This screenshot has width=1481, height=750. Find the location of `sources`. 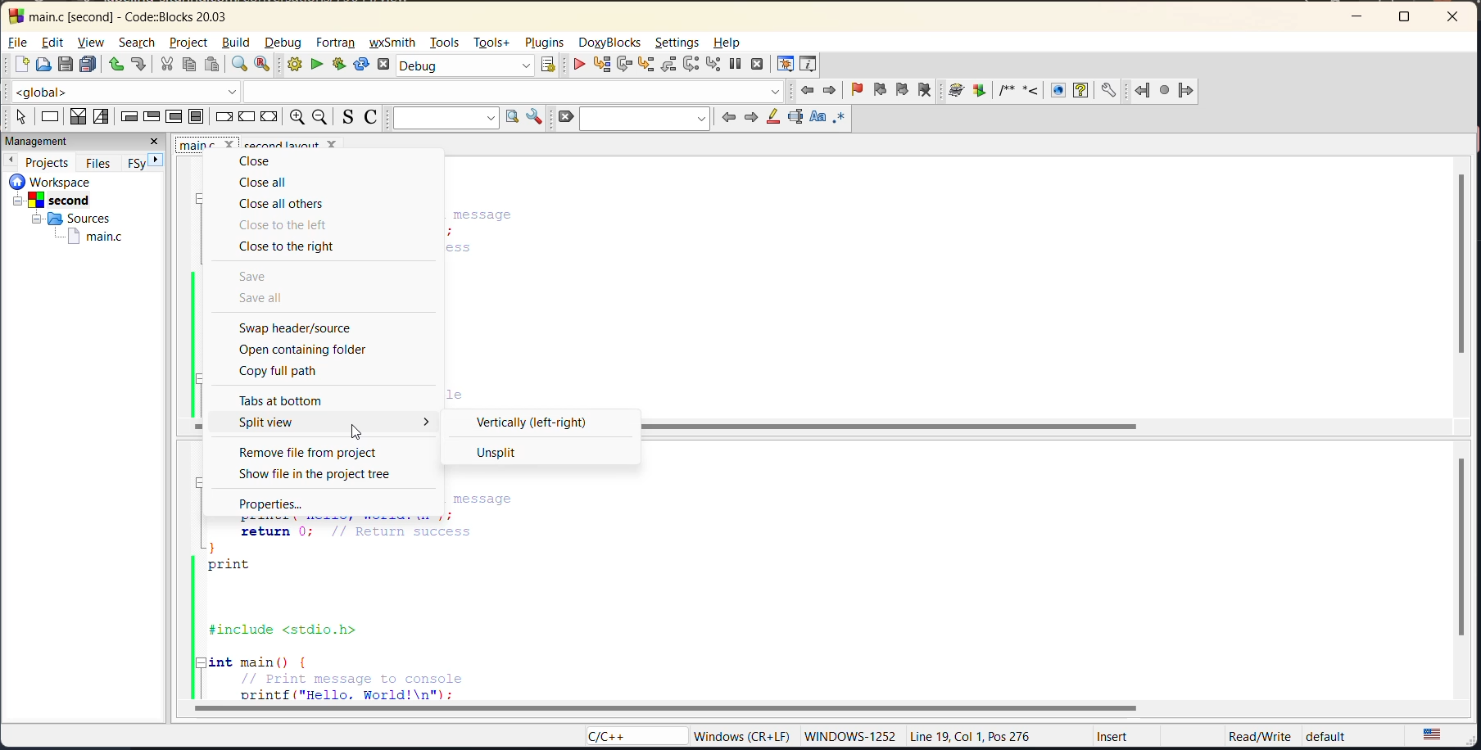

sources is located at coordinates (71, 219).